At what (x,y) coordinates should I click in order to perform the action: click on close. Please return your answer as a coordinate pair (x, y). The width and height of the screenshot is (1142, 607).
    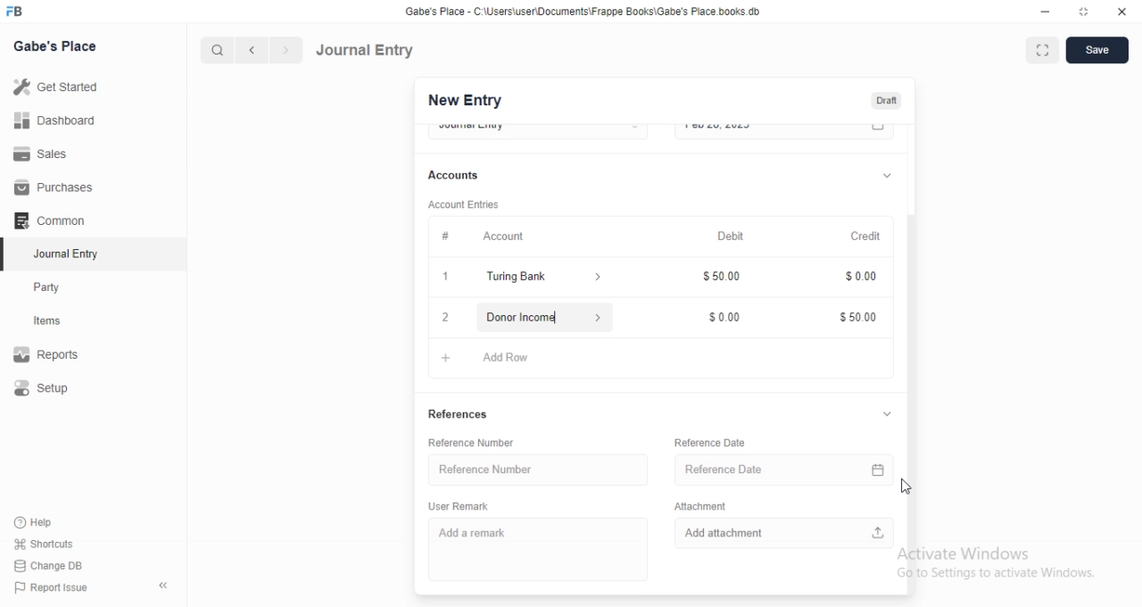
    Looking at the image, I should click on (444, 317).